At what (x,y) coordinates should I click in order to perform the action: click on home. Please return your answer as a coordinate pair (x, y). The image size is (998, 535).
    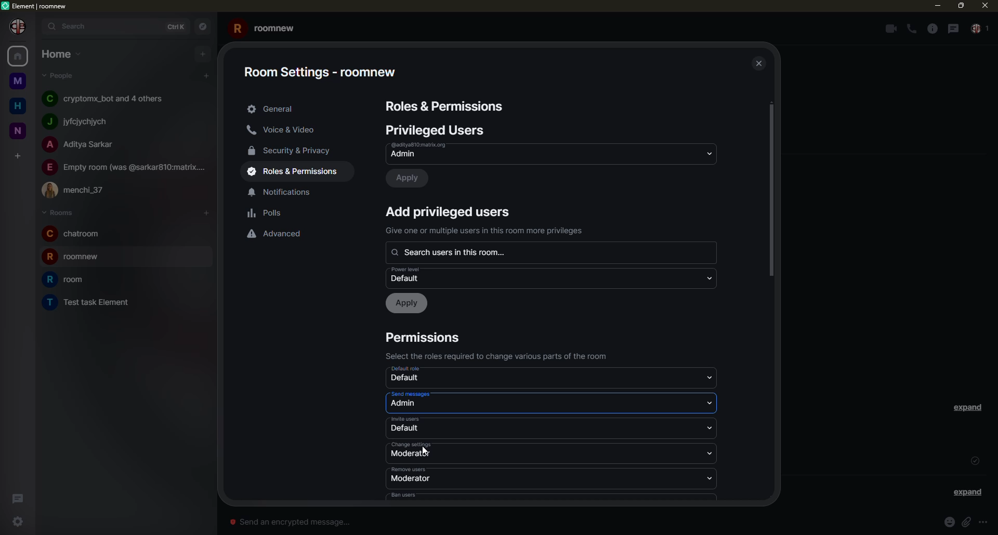
    Looking at the image, I should click on (17, 57).